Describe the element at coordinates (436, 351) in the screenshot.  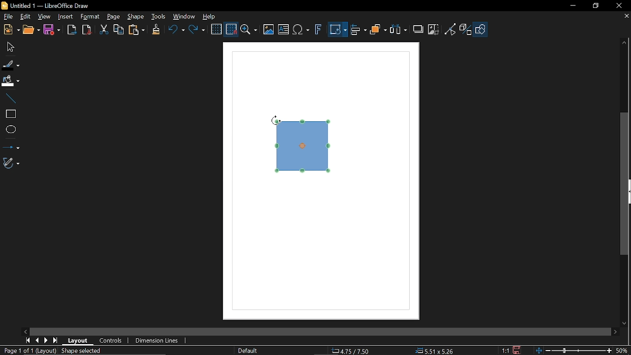
I see `5.51x5.26 (object size )` at that location.